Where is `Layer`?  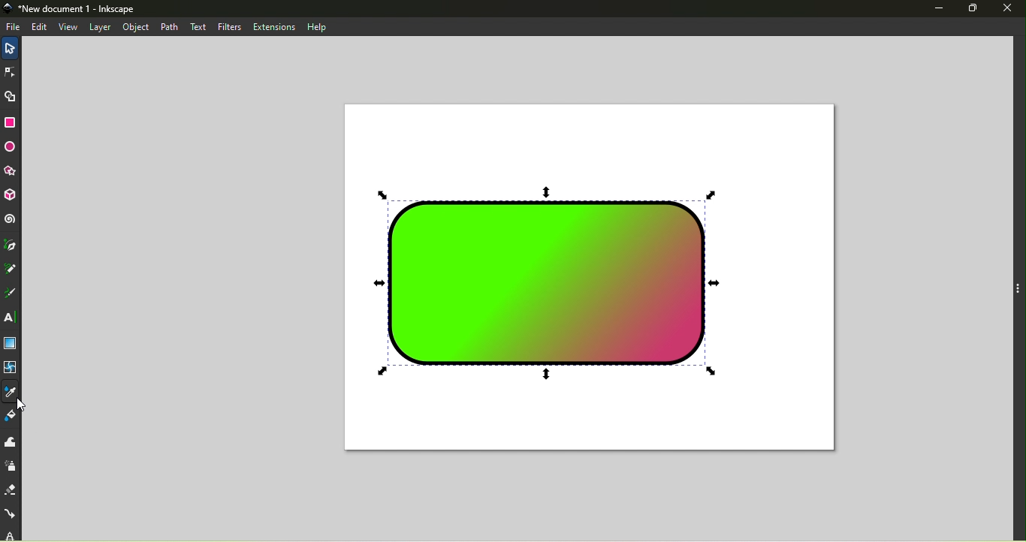 Layer is located at coordinates (101, 28).